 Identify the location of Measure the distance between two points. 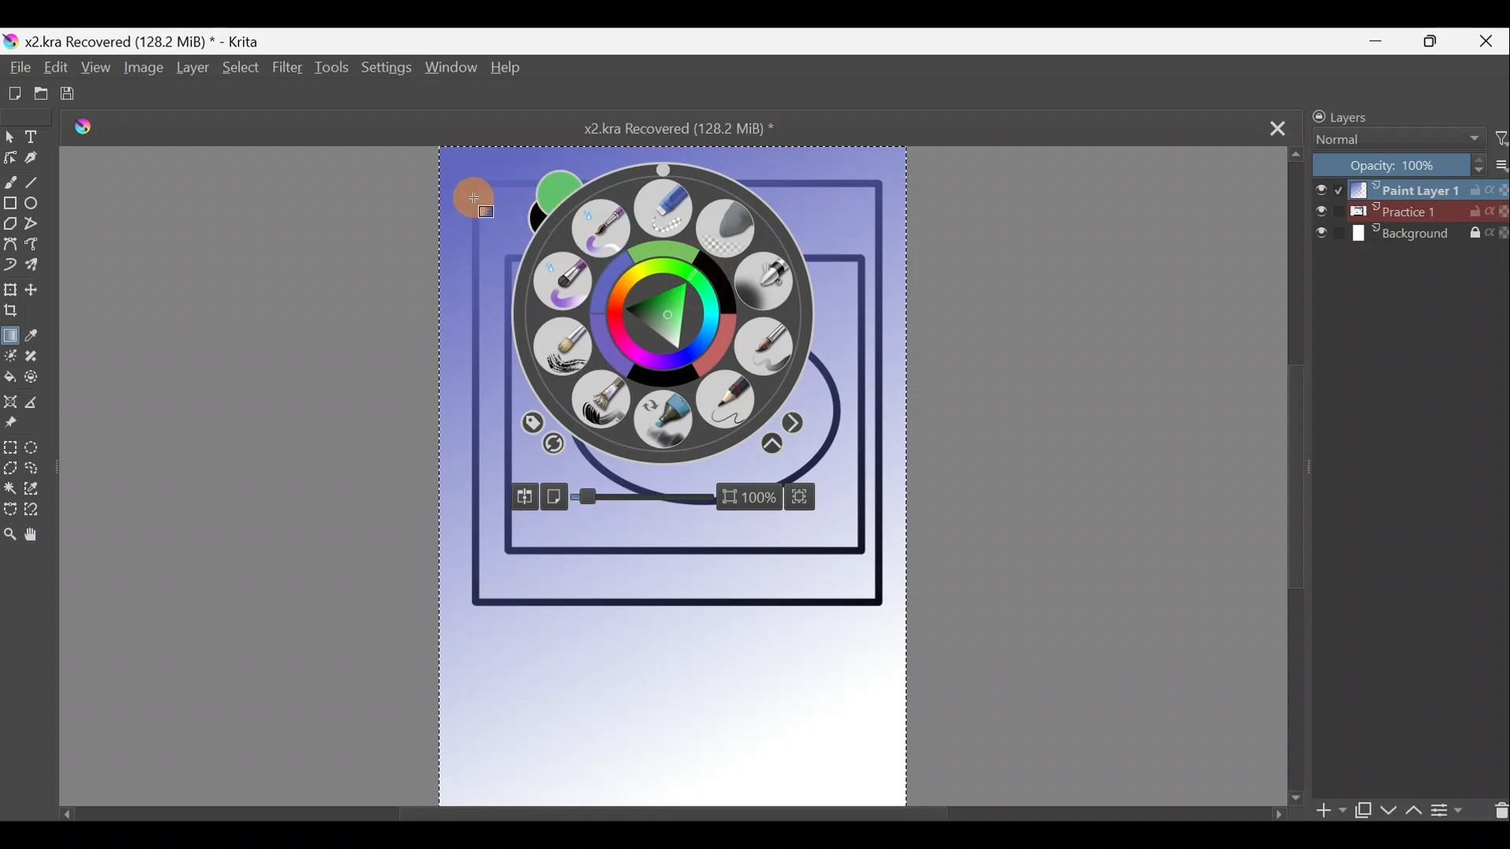
(39, 407).